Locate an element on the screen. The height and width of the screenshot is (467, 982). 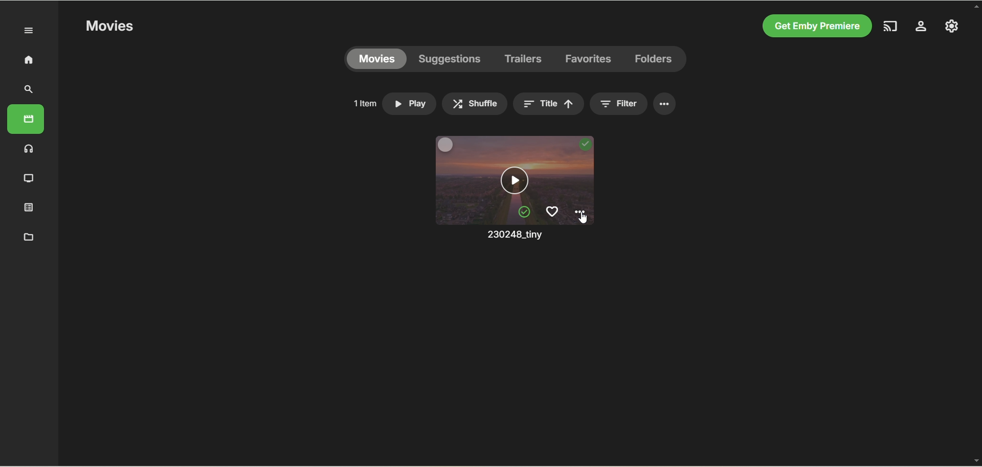
get emby premiere is located at coordinates (814, 27).